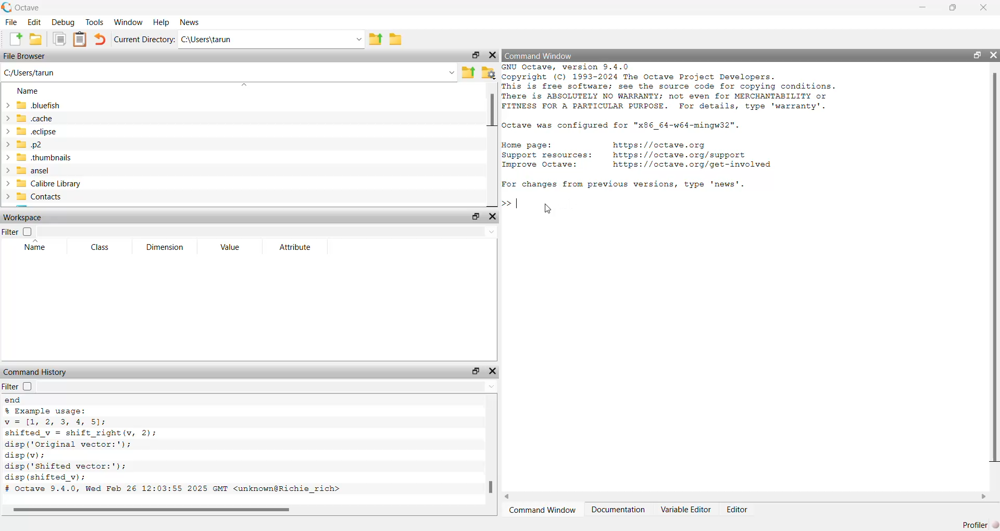 The width and height of the screenshot is (1000, 531). I want to click on paste, so click(78, 40).